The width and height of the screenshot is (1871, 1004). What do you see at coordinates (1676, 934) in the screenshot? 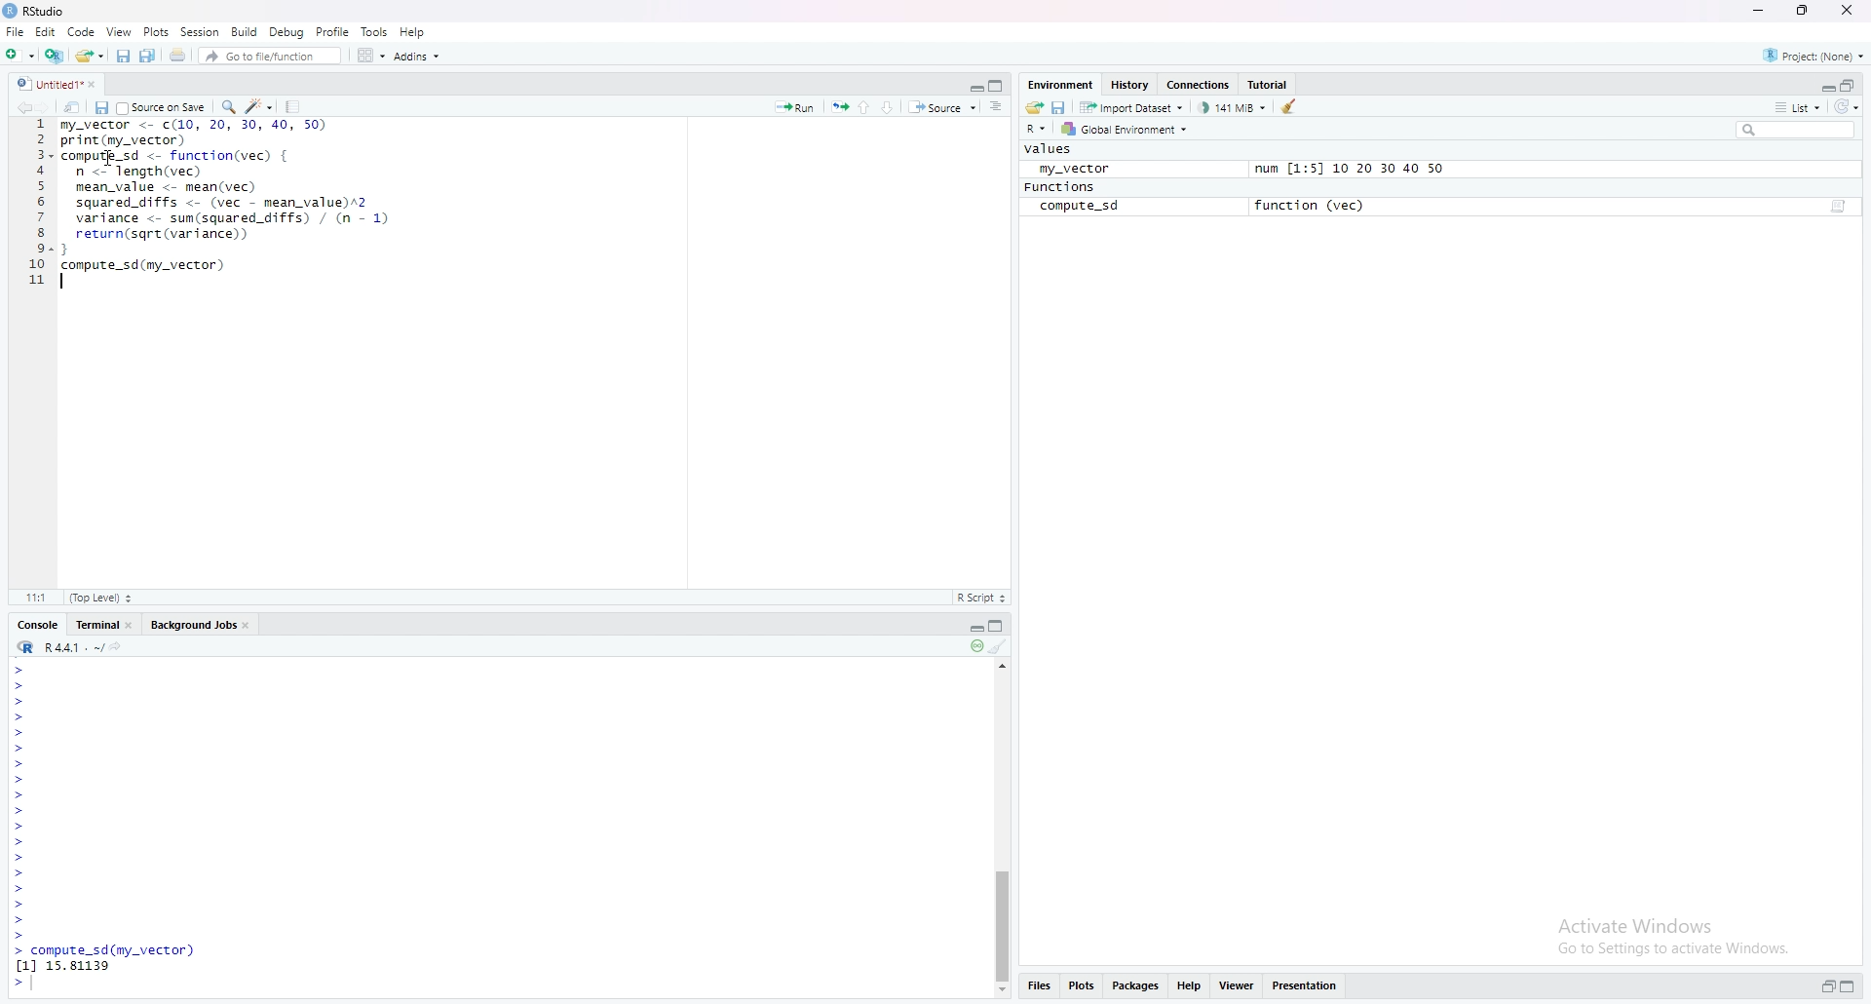
I see `Activate Windows
Go to Settings to activate Windows.` at bounding box center [1676, 934].